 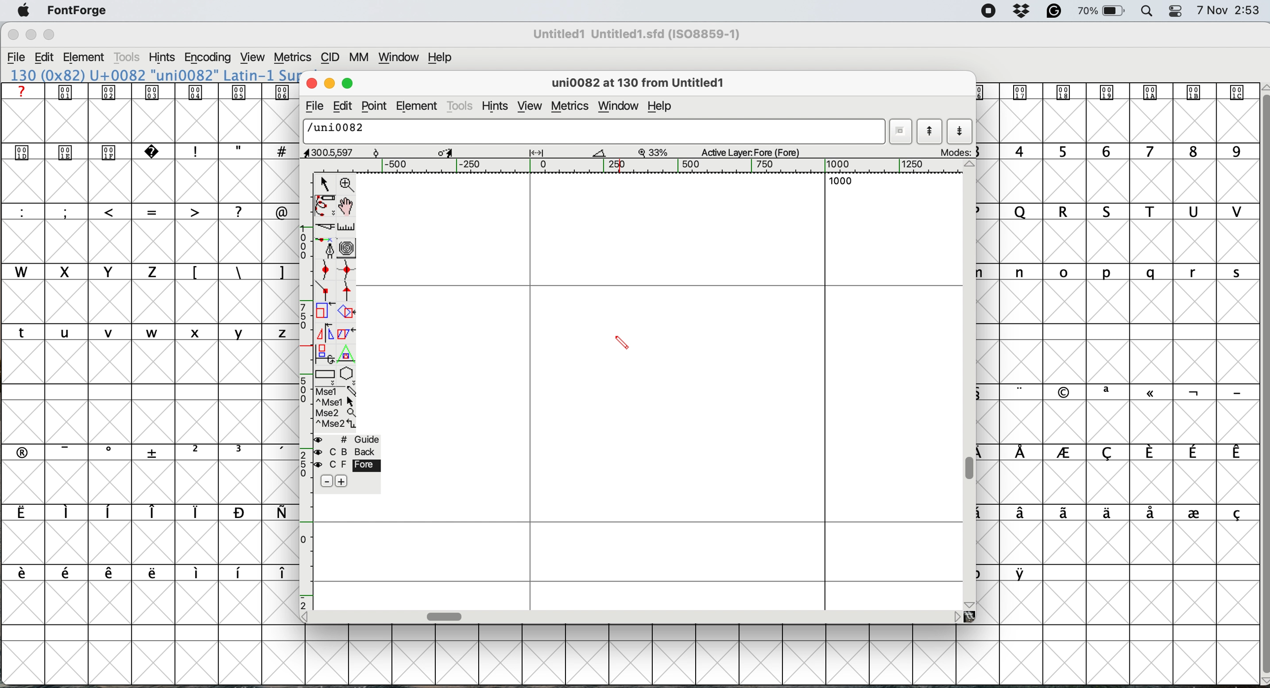 What do you see at coordinates (1110, 391) in the screenshot?
I see `special characters` at bounding box center [1110, 391].